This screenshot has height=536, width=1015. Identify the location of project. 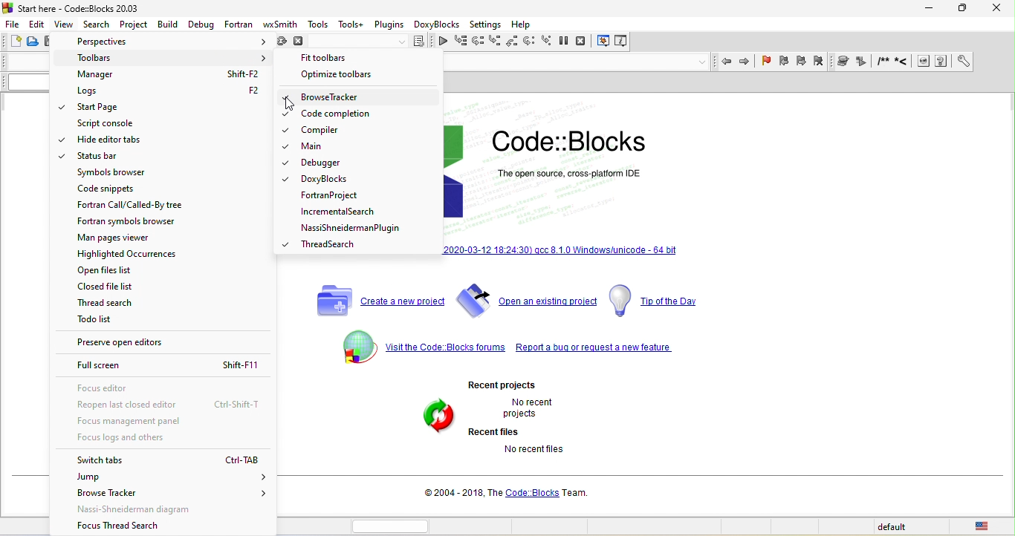
(133, 23).